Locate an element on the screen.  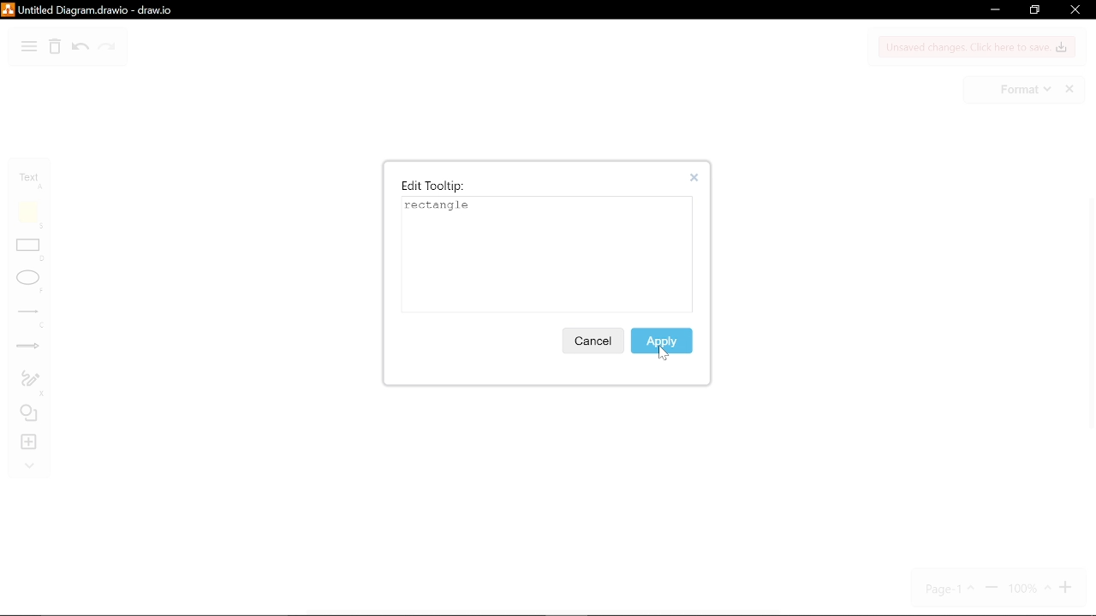
page is located at coordinates (951, 589).